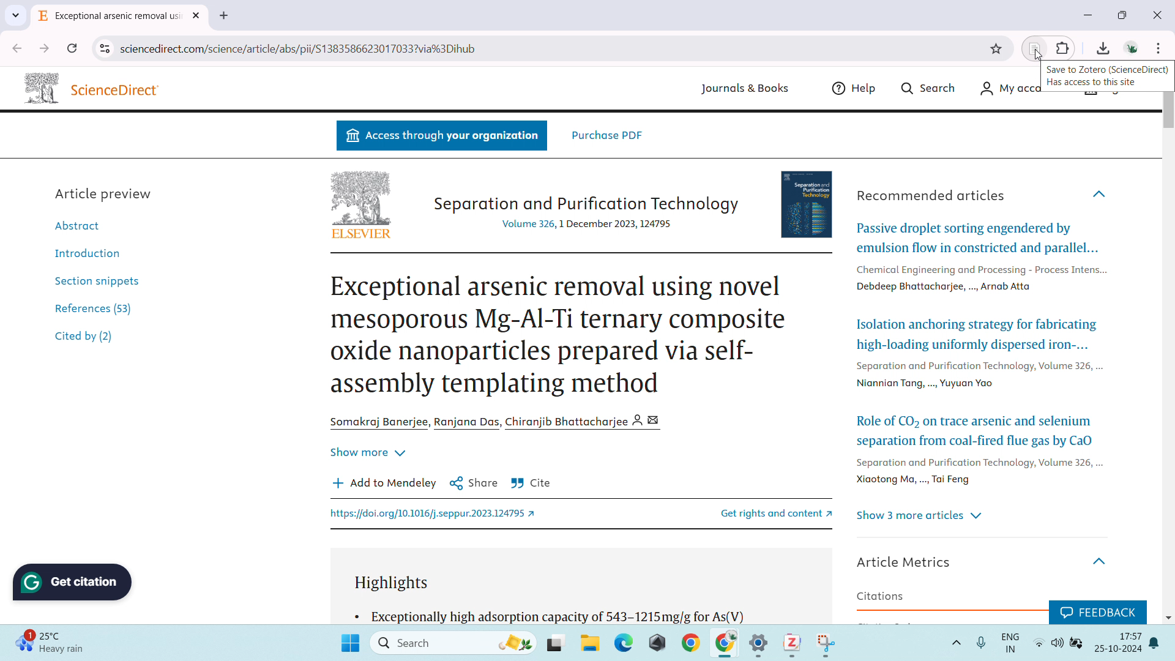 This screenshot has height=661, width=1175. I want to click on Add to Mendeley, so click(384, 482).